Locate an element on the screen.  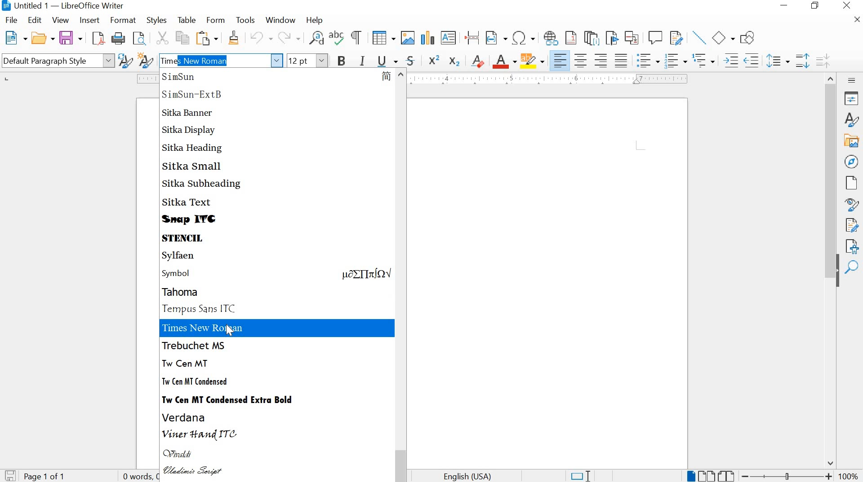
INSERT IMAGE is located at coordinates (407, 38).